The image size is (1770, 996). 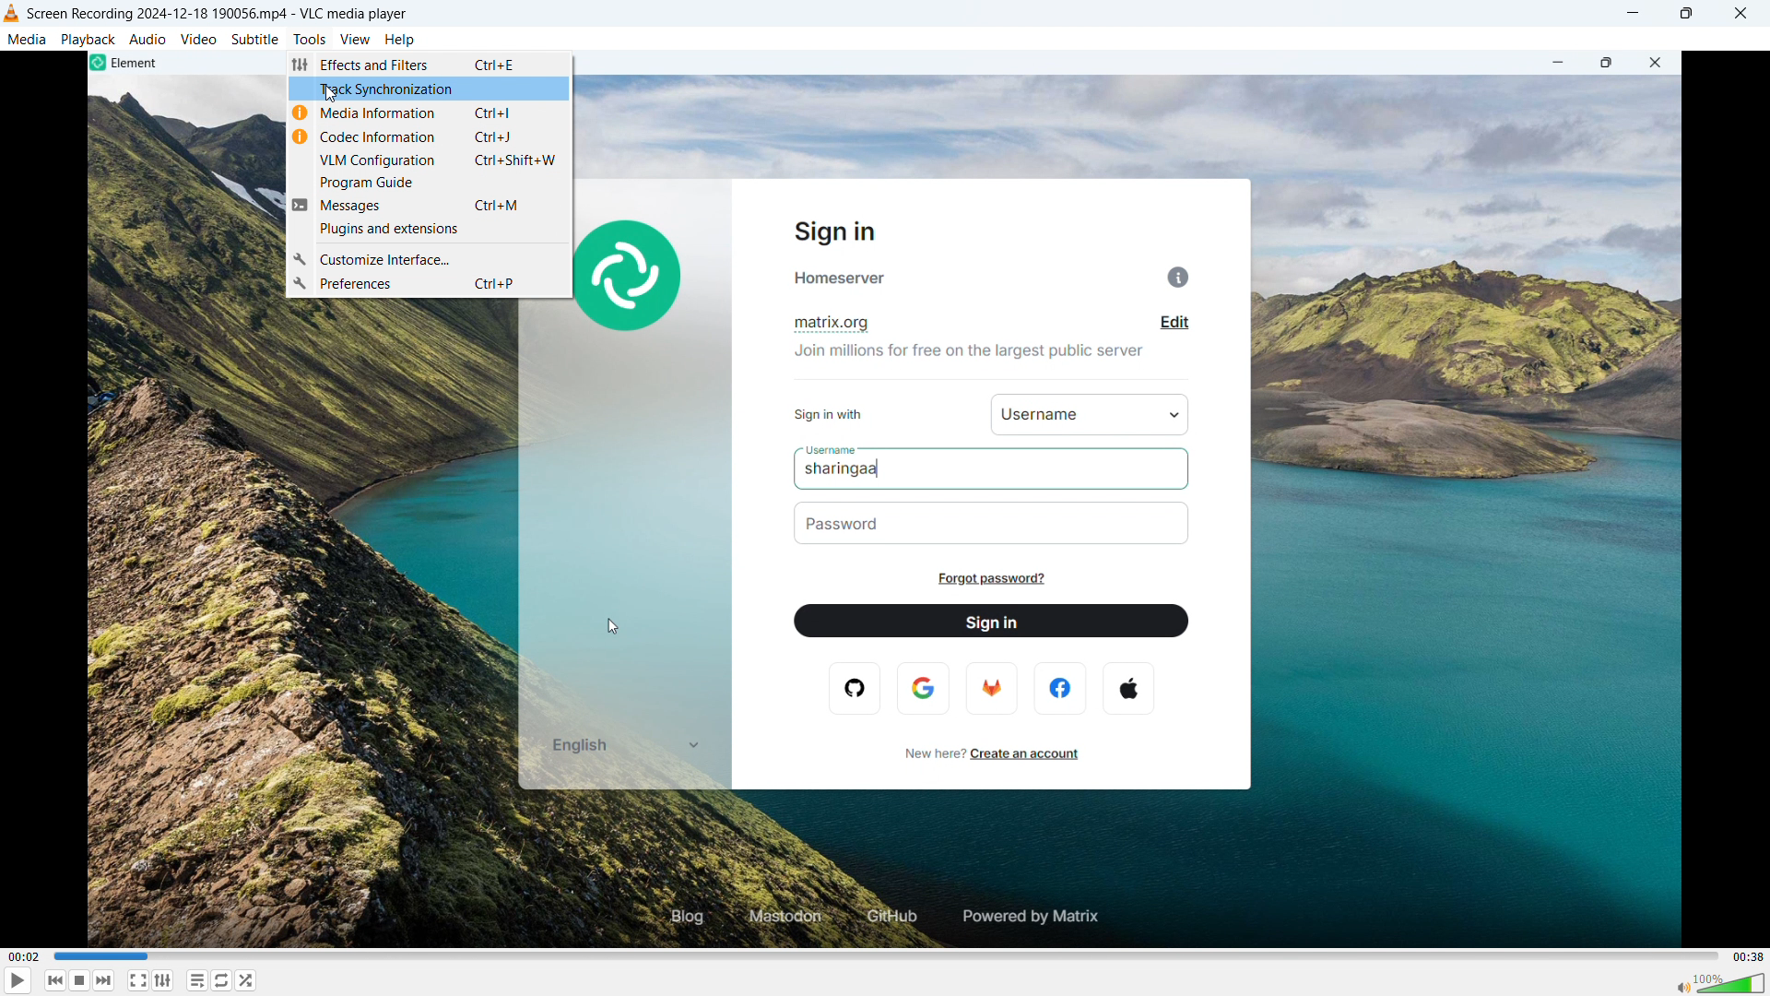 What do you see at coordinates (222, 980) in the screenshot?
I see `toggle between loop all, loop one & no loop` at bounding box center [222, 980].